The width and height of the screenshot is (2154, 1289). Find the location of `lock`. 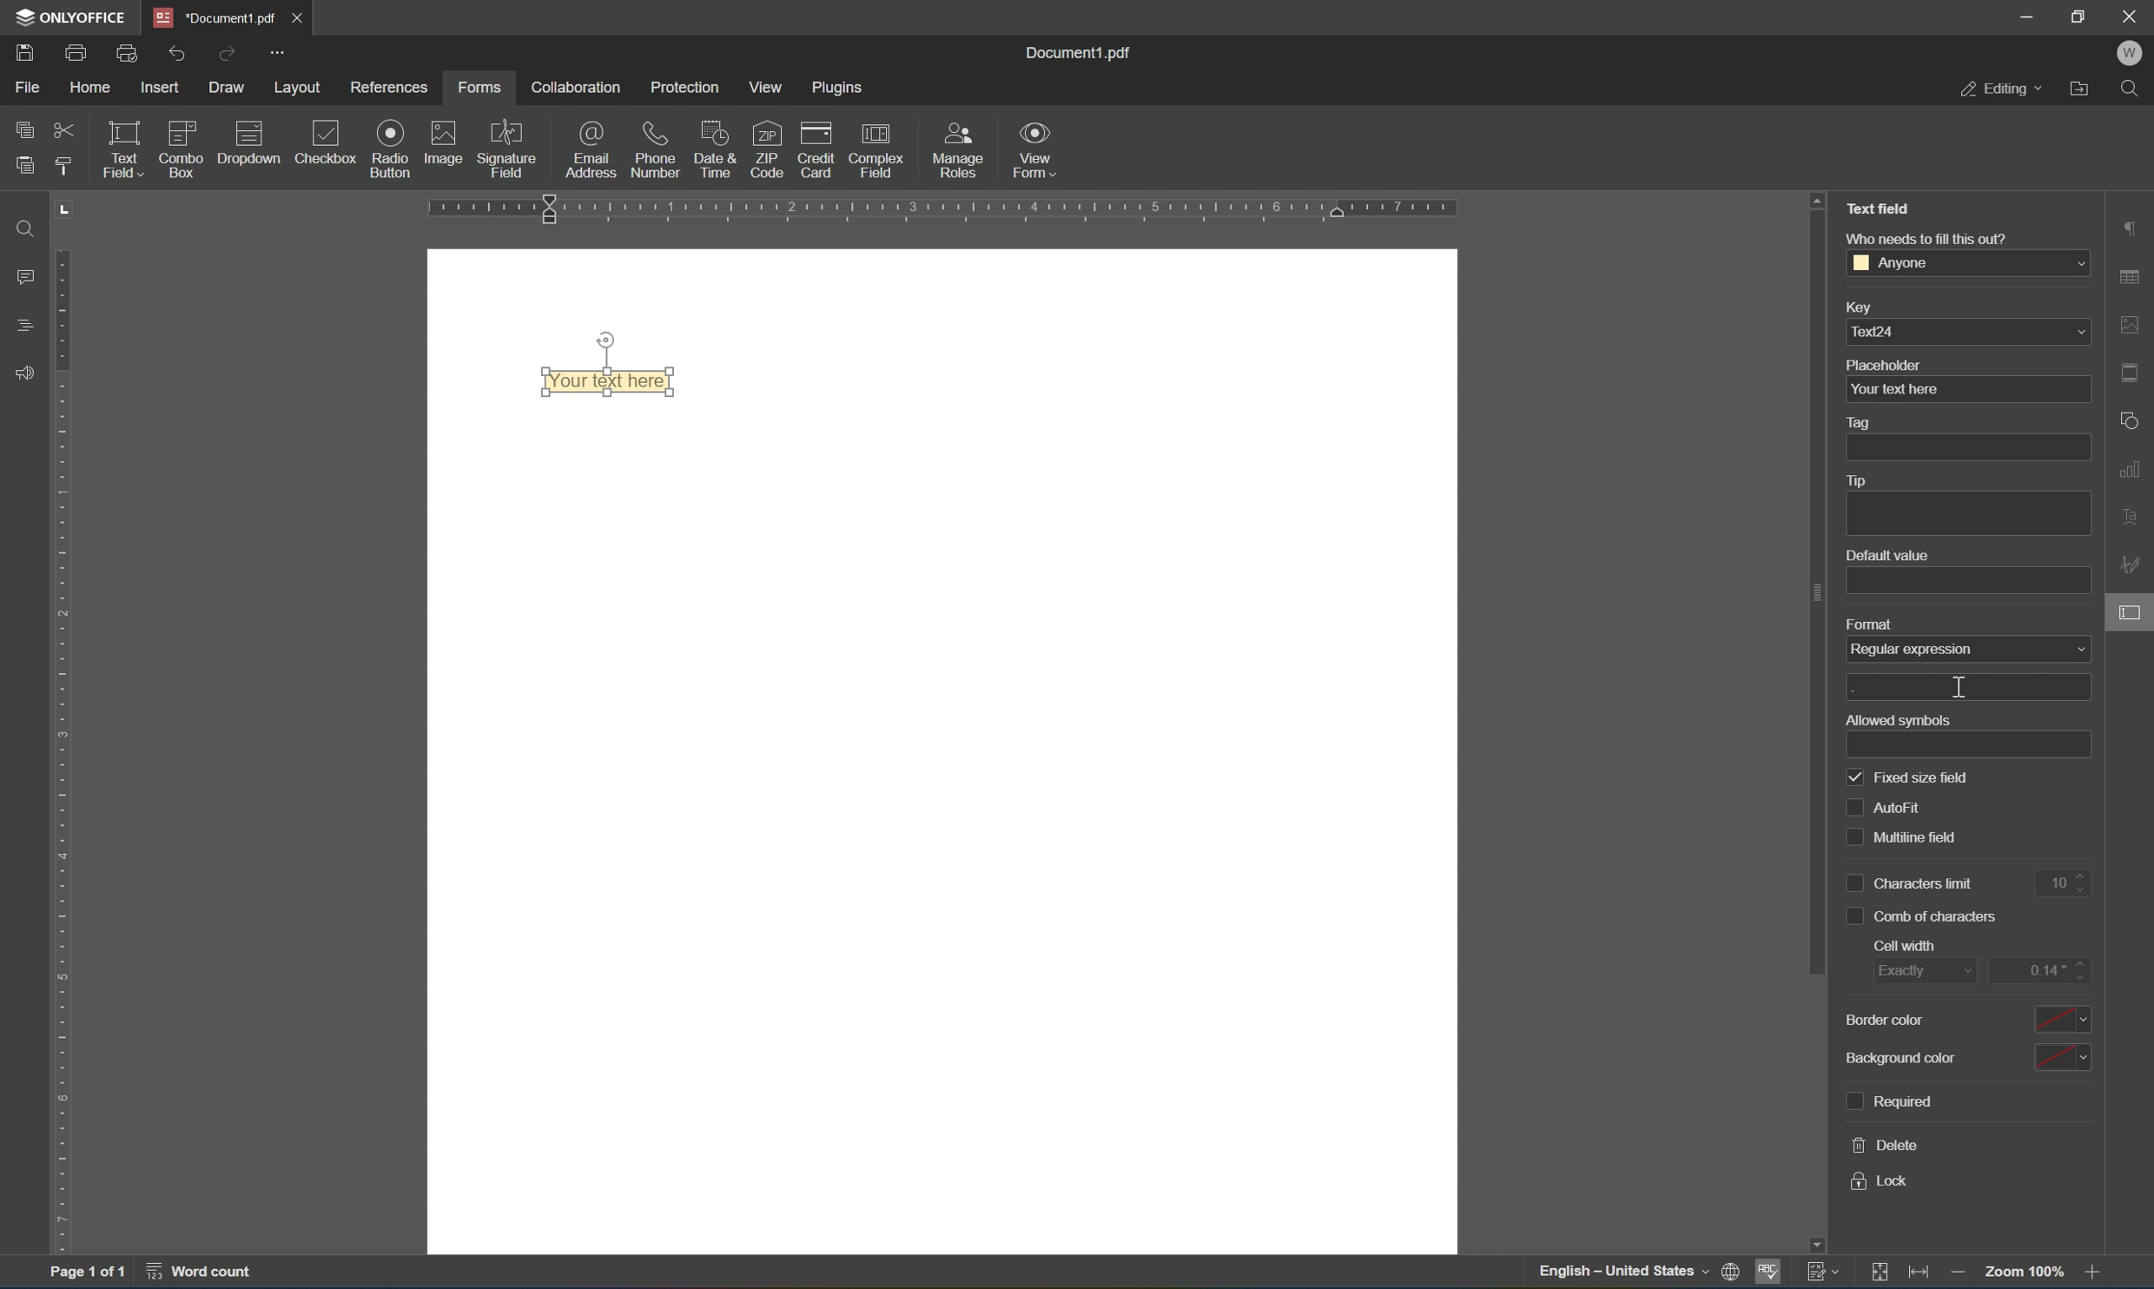

lock is located at coordinates (1880, 1182).